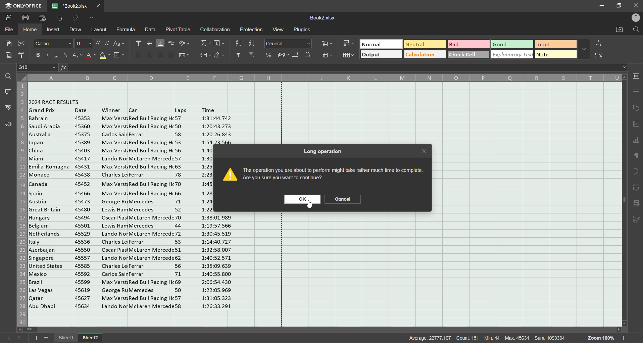  Describe the element at coordinates (621, 31) in the screenshot. I see `open location` at that location.